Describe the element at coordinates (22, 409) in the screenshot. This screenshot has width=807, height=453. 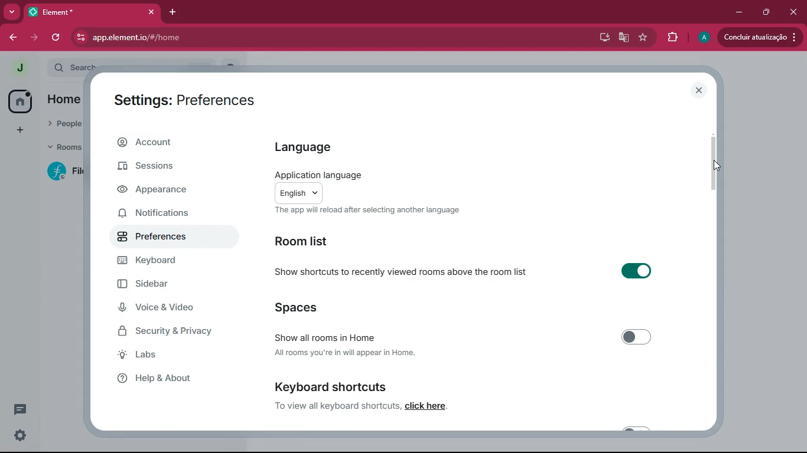
I see `messages` at that location.